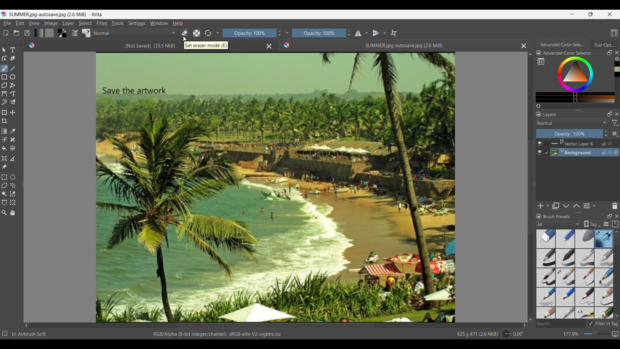 The image size is (620, 349). Describe the element at coordinates (572, 123) in the screenshot. I see `Layer mode options` at that location.